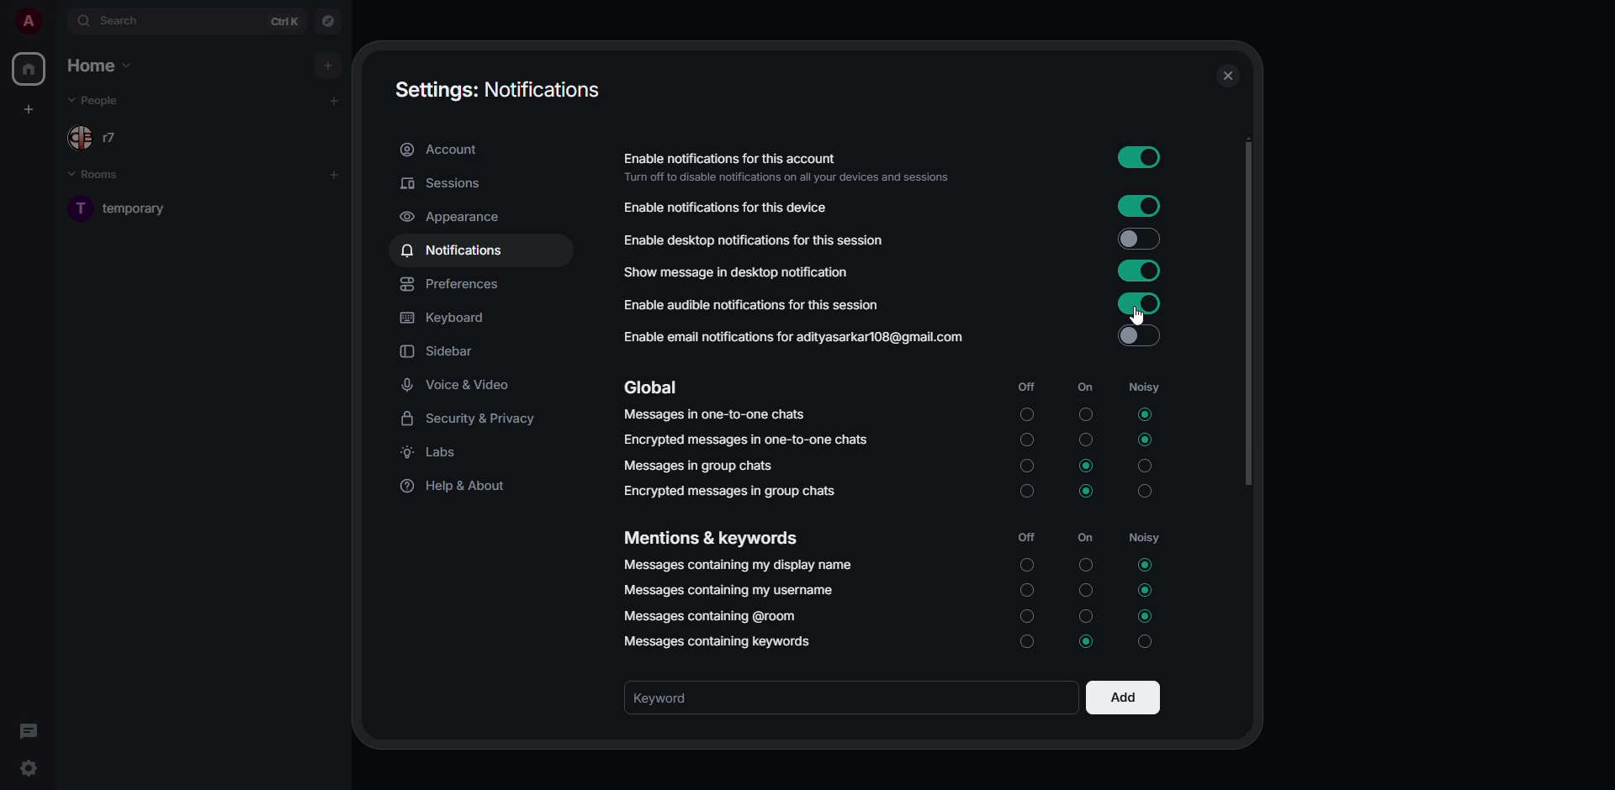 The image size is (1615, 790). Describe the element at coordinates (1028, 643) in the screenshot. I see `Off Unselected` at that location.